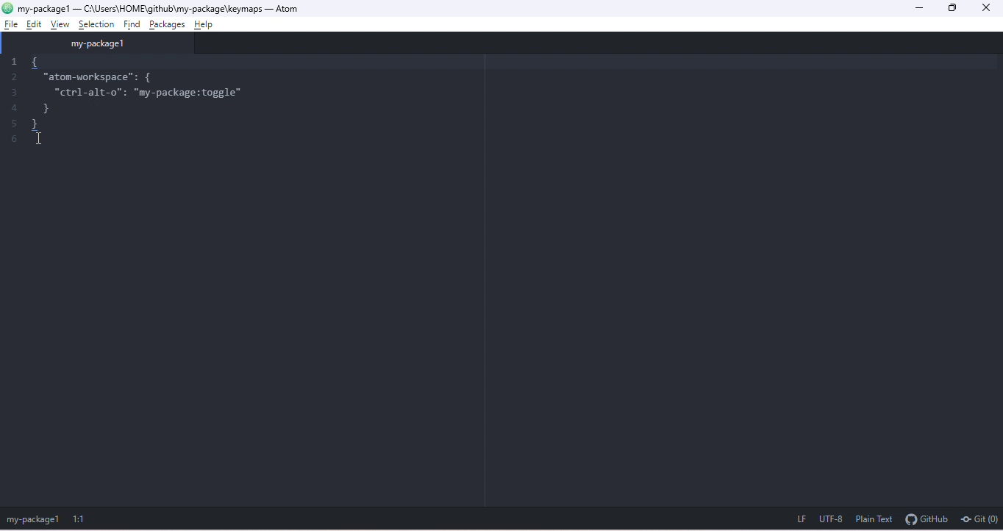 The height and width of the screenshot is (531, 1003). I want to click on selection, so click(98, 25).